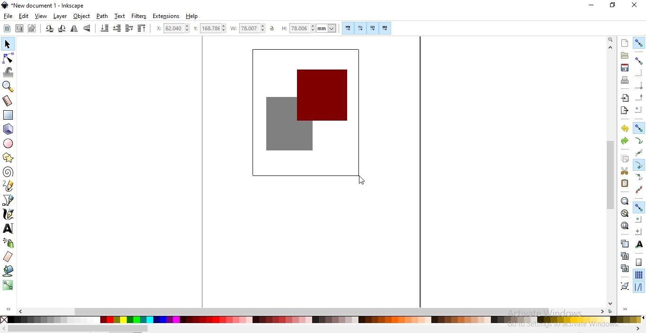 This screenshot has width=646, height=333. What do you see at coordinates (638, 73) in the screenshot?
I see `snap bounding box corners` at bounding box center [638, 73].